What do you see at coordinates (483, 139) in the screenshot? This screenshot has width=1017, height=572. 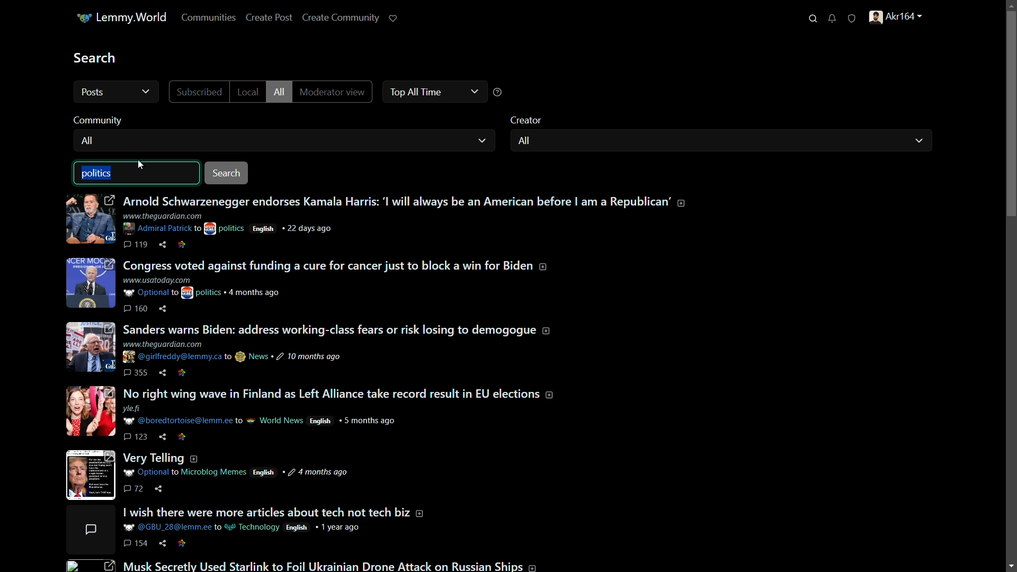 I see `dropdown` at bounding box center [483, 139].